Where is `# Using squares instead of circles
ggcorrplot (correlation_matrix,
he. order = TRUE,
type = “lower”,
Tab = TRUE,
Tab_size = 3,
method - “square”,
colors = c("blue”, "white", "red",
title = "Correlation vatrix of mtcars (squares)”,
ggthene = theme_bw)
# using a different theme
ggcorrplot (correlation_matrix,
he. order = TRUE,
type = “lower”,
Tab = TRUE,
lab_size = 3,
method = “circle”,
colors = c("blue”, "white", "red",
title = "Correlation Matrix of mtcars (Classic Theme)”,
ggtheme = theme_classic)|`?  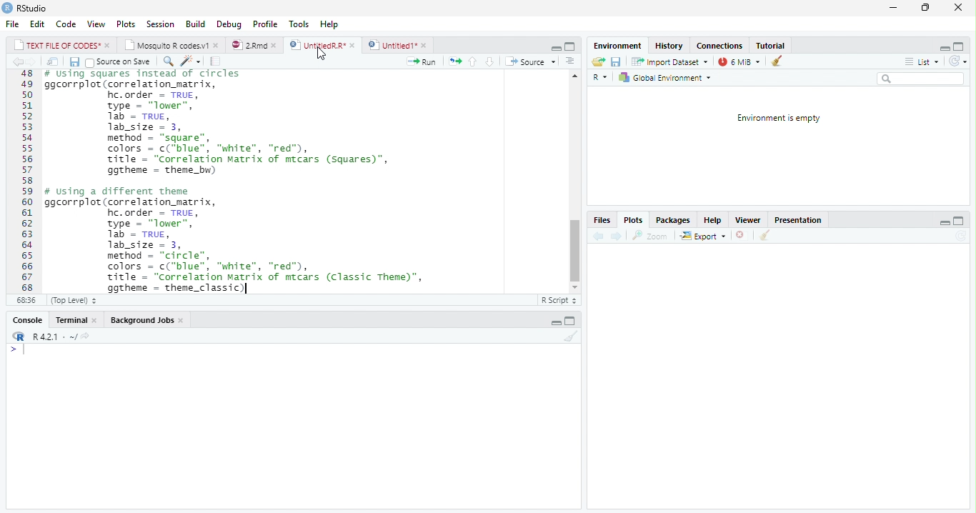
# Using squares instead of circles
ggcorrplot (correlation_matrix,
he. order = TRUE,
type = “lower”,
Tab = TRUE,
Tab_size = 3,
method - “square”,
colors = c("blue”, "white", "red",
title = "Correlation vatrix of mtcars (squares)”,
ggthene = theme_bw)
# using a different theme
ggcorrplot (correlation_matrix,
he. order = TRUE,
type = “lower”,
Tab = TRUE,
lab_size = 3,
method = “circle”,
colors = c("blue”, "white", "red",
title = "Correlation Matrix of mtcars (Classic Theme)”,
ggtheme = theme_classic)| is located at coordinates (294, 181).